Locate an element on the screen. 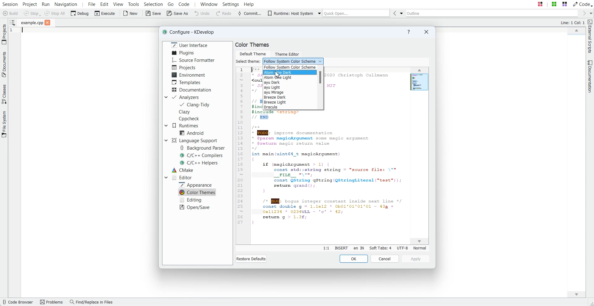 The image size is (594, 306). Follow System color scheme is located at coordinates (293, 61).